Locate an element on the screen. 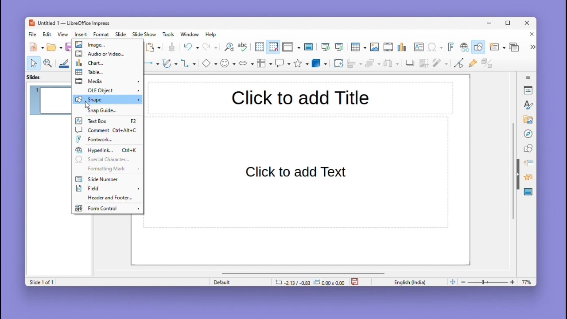 Image resolution: width=567 pixels, height=319 pixels. spelling is located at coordinates (243, 47).